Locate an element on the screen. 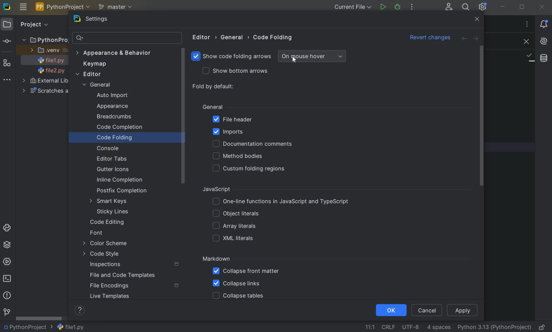  PYTHON CONSOLE is located at coordinates (8, 226).